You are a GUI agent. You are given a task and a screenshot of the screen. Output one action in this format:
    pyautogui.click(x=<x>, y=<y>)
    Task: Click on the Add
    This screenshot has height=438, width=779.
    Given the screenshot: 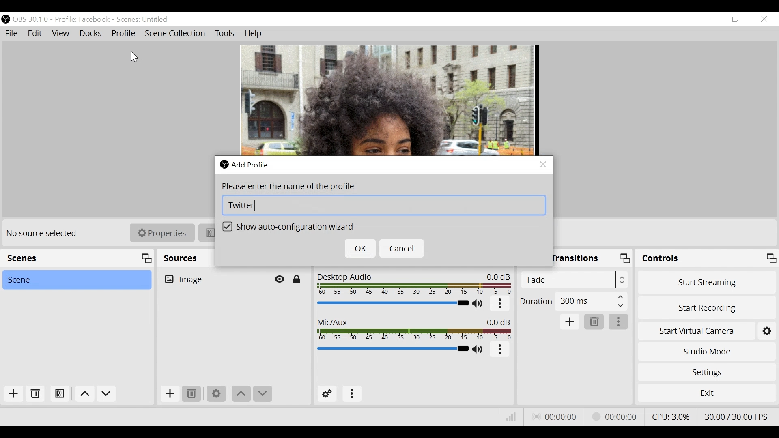 What is the action you would take?
    pyautogui.click(x=169, y=394)
    